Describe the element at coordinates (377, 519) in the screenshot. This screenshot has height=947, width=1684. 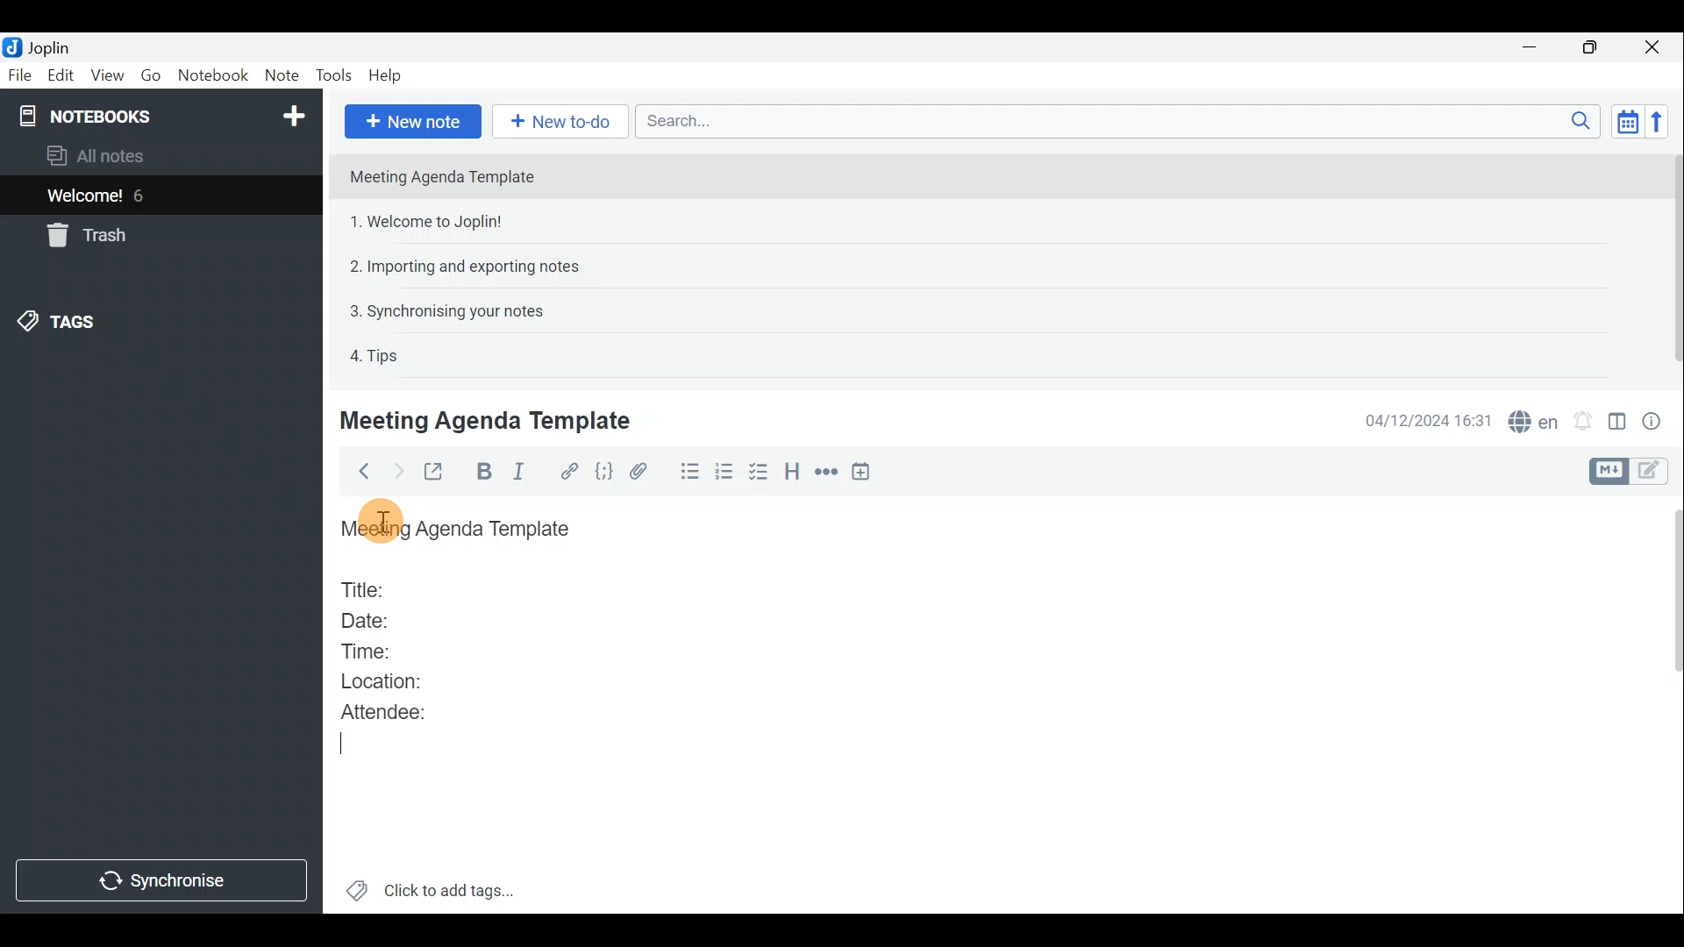
I see `` at that location.